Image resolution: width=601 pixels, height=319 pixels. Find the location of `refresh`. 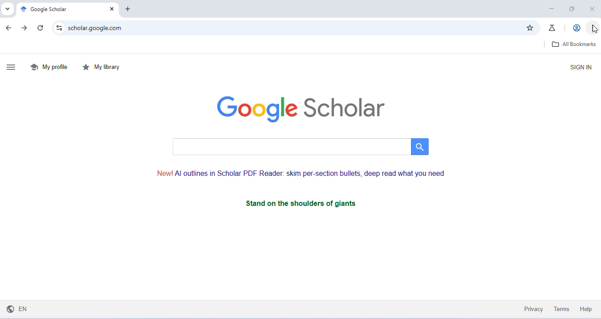

refresh is located at coordinates (40, 28).